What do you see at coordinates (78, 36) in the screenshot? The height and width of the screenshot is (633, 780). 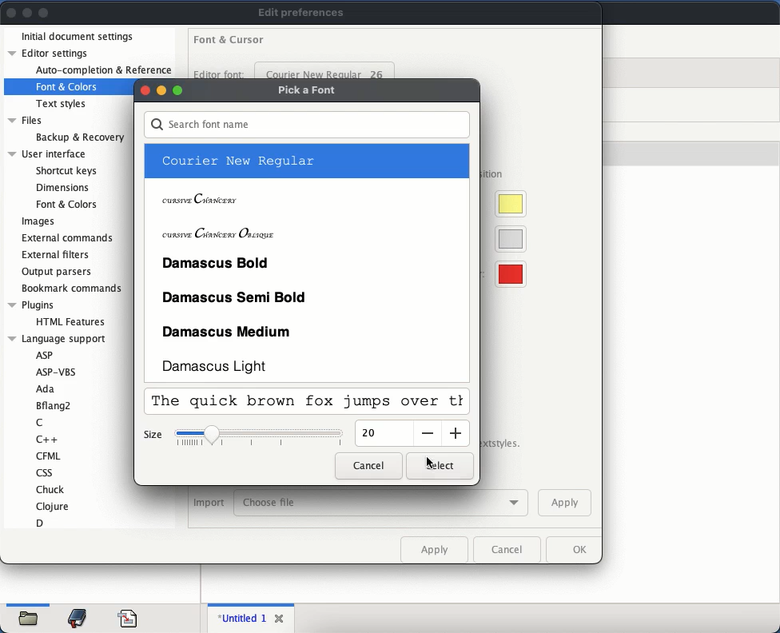 I see `initial document settings` at bounding box center [78, 36].